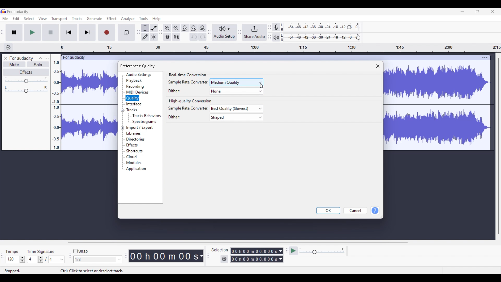 This screenshot has height=282, width=501. I want to click on Project name, so click(21, 59).